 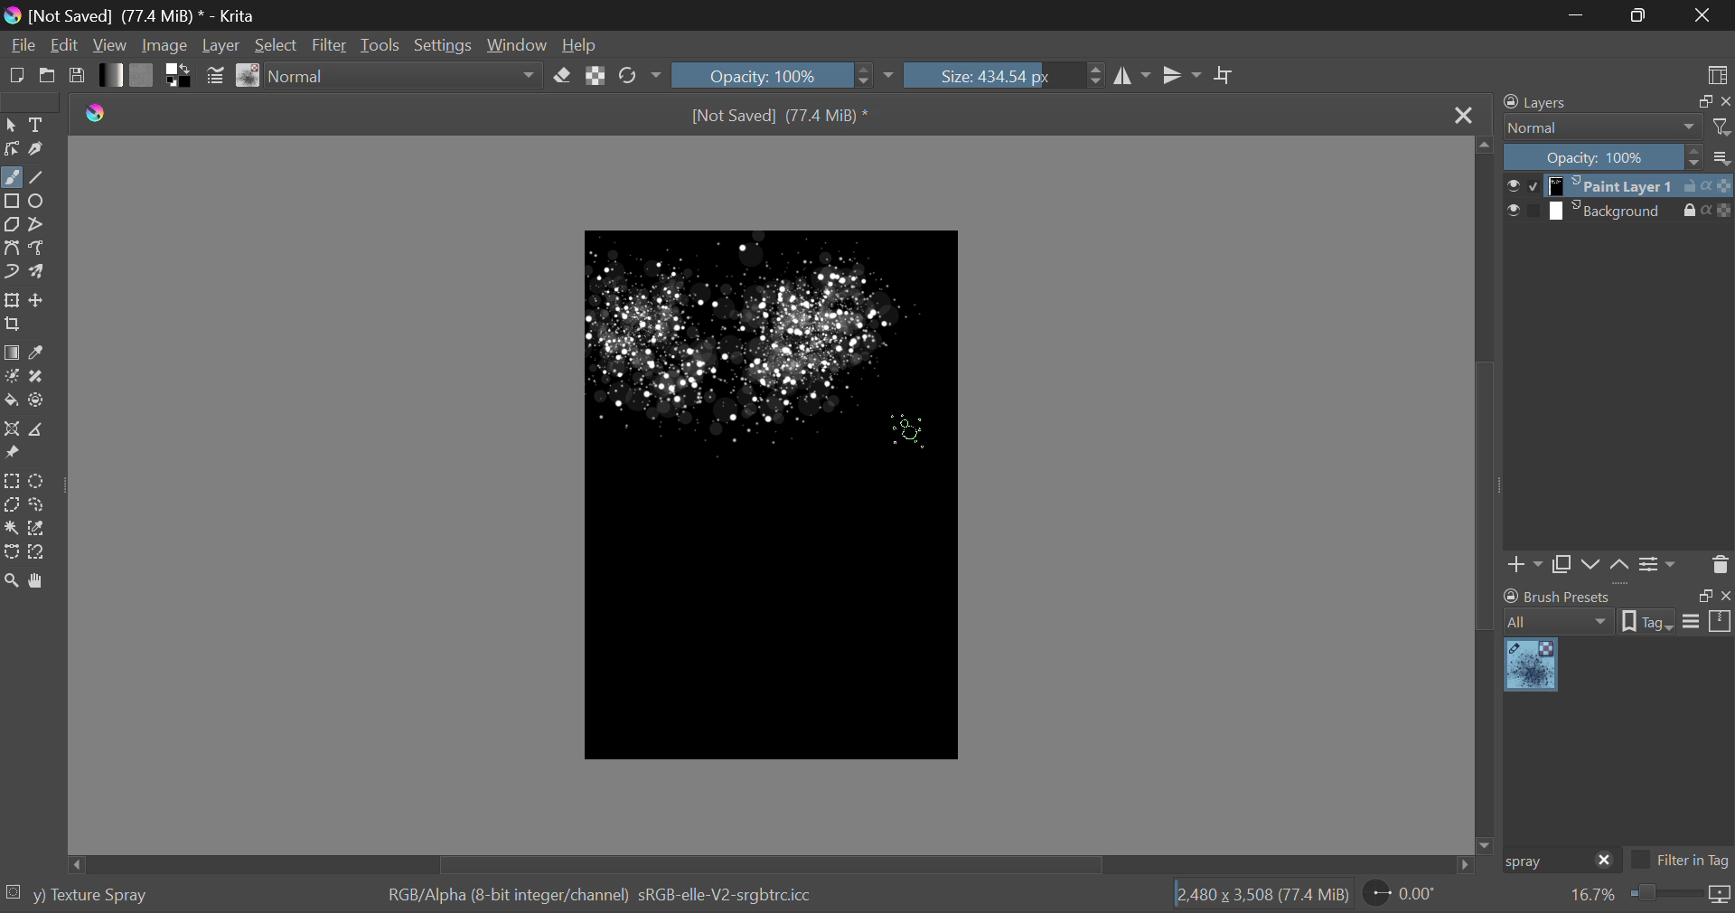 What do you see at coordinates (148, 17) in the screenshot?
I see `[Not Saved] (69.2 MiB) * - Krita` at bounding box center [148, 17].